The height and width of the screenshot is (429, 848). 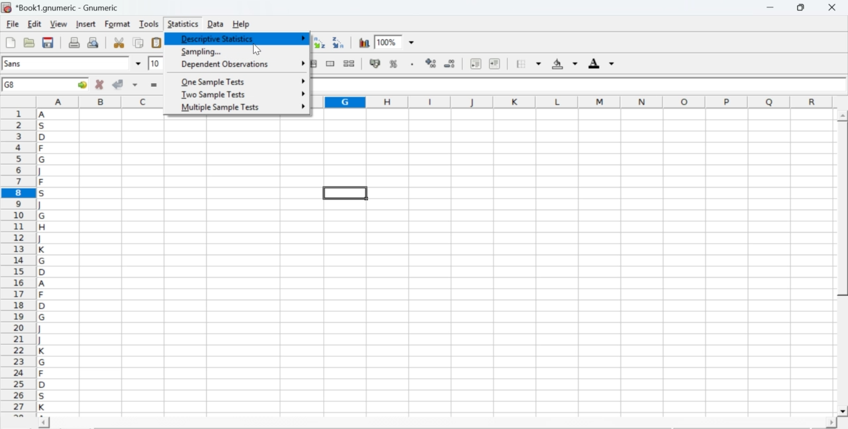 I want to click on more, so click(x=301, y=80).